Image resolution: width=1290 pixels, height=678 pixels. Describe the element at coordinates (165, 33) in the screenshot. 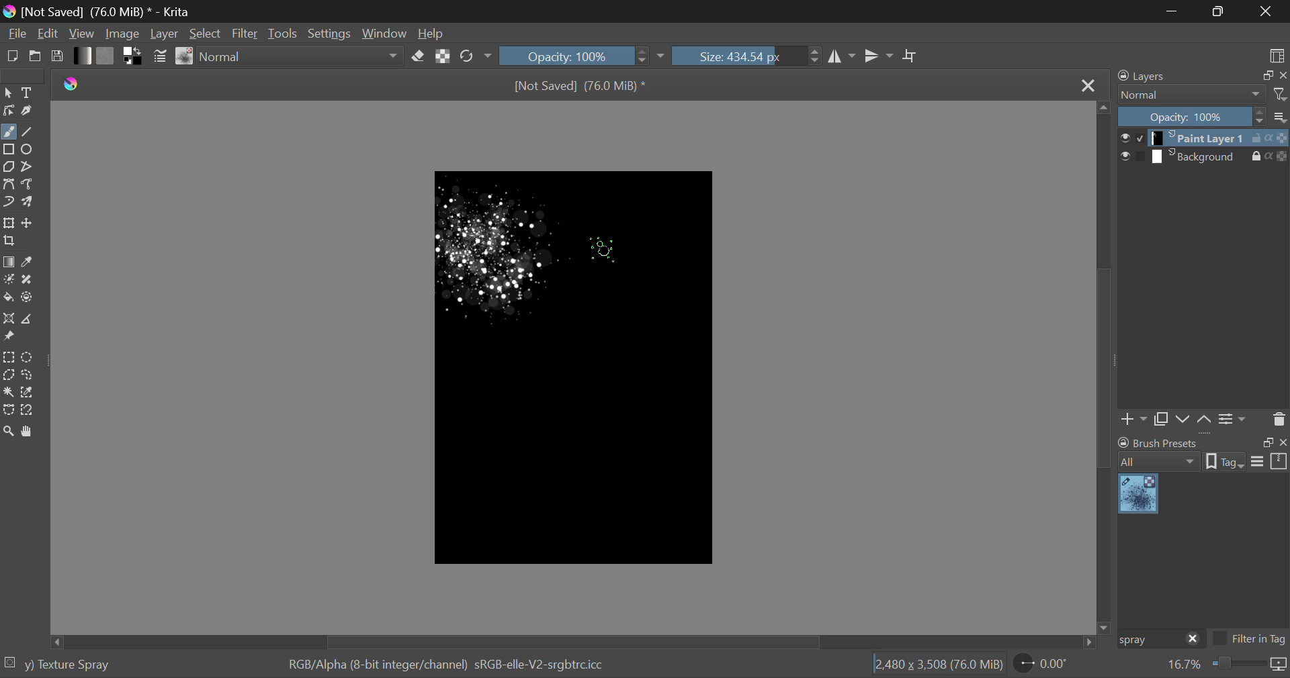

I see `Layer` at that location.